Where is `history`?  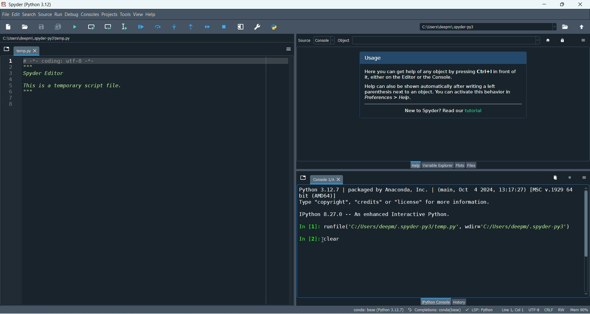 history is located at coordinates (459, 301).